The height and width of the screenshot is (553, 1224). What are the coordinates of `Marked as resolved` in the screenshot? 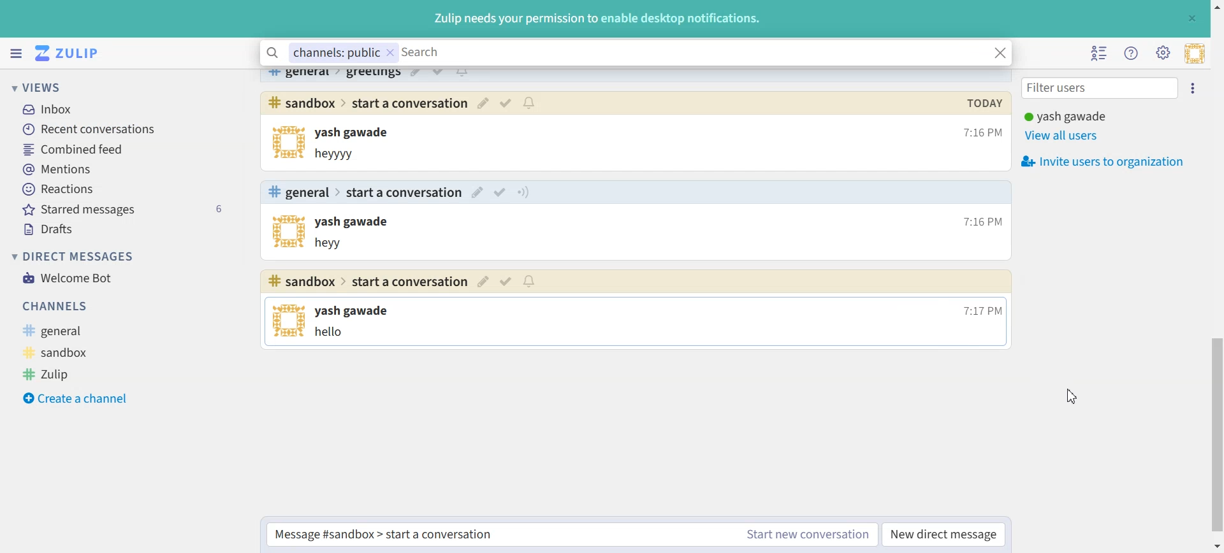 It's located at (506, 103).